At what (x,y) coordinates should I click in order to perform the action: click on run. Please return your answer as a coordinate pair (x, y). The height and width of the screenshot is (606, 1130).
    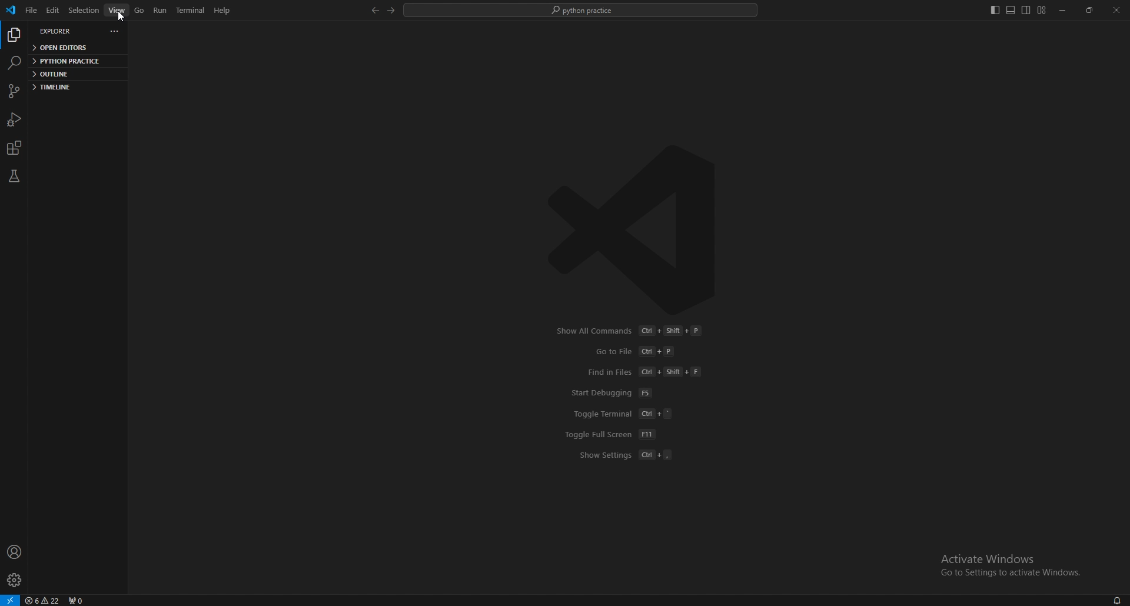
    Looking at the image, I should click on (161, 9).